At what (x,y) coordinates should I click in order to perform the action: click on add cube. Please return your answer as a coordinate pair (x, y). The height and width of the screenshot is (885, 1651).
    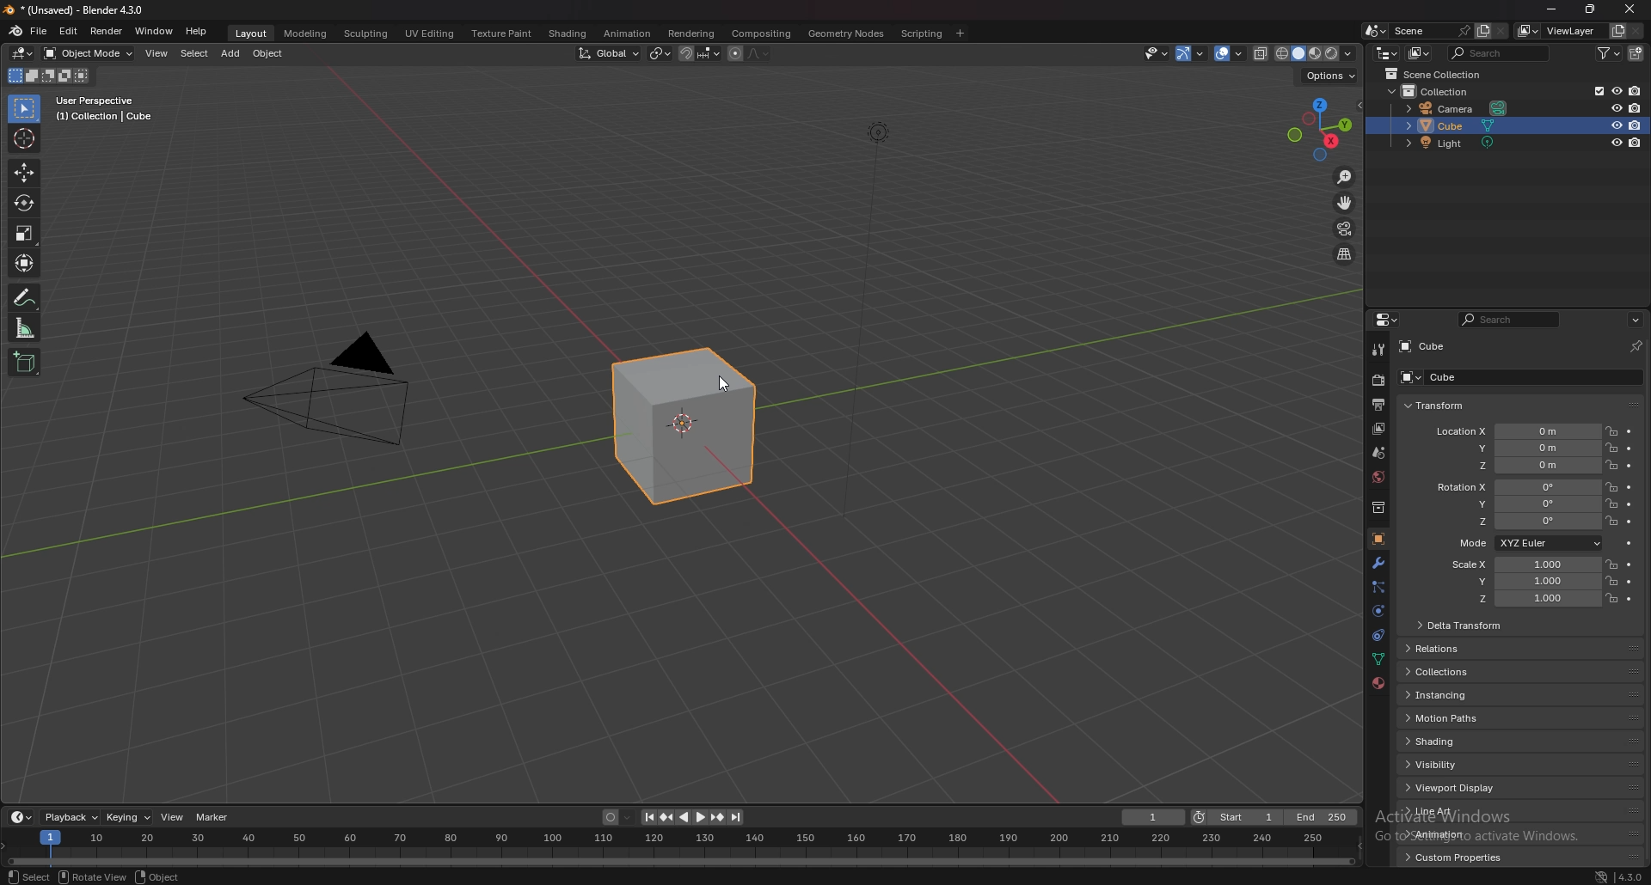
    Looking at the image, I should click on (23, 363).